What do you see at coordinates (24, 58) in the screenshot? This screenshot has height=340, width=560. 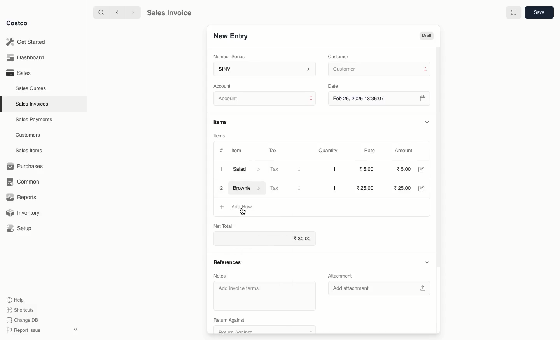 I see `Dashboard` at bounding box center [24, 58].